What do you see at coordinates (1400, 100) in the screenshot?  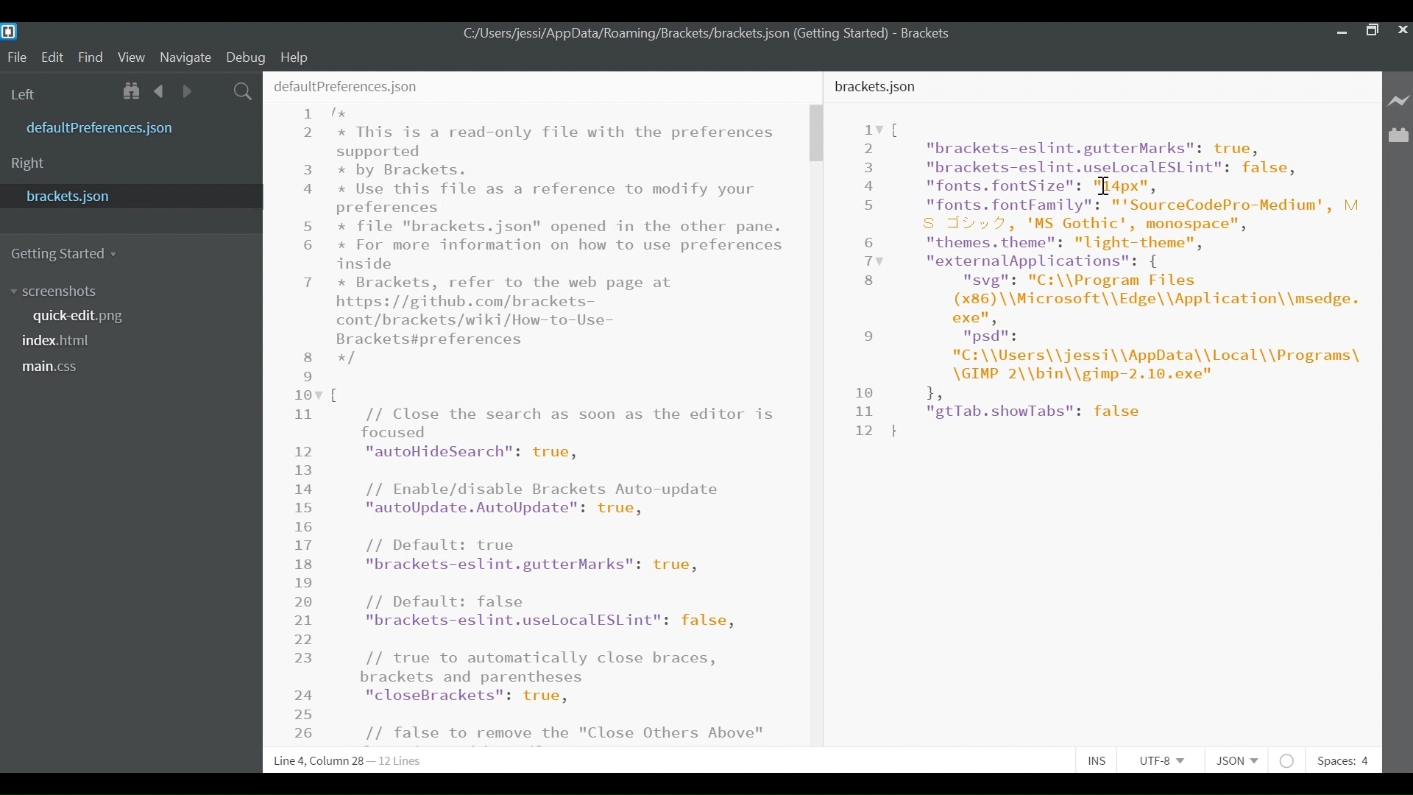 I see `Live Preview` at bounding box center [1400, 100].